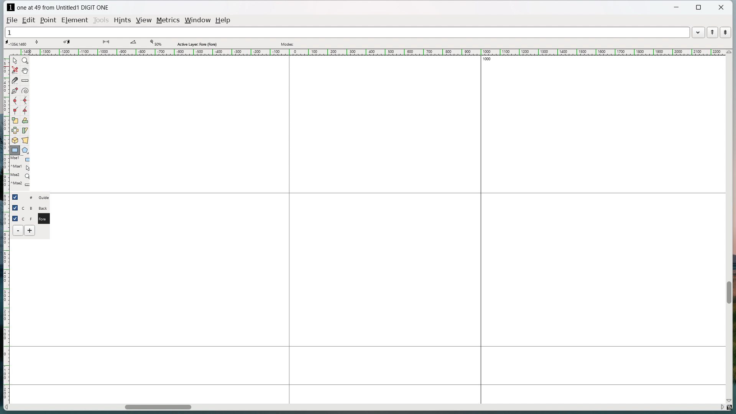  What do you see at coordinates (25, 61) in the screenshot?
I see `magnify` at bounding box center [25, 61].